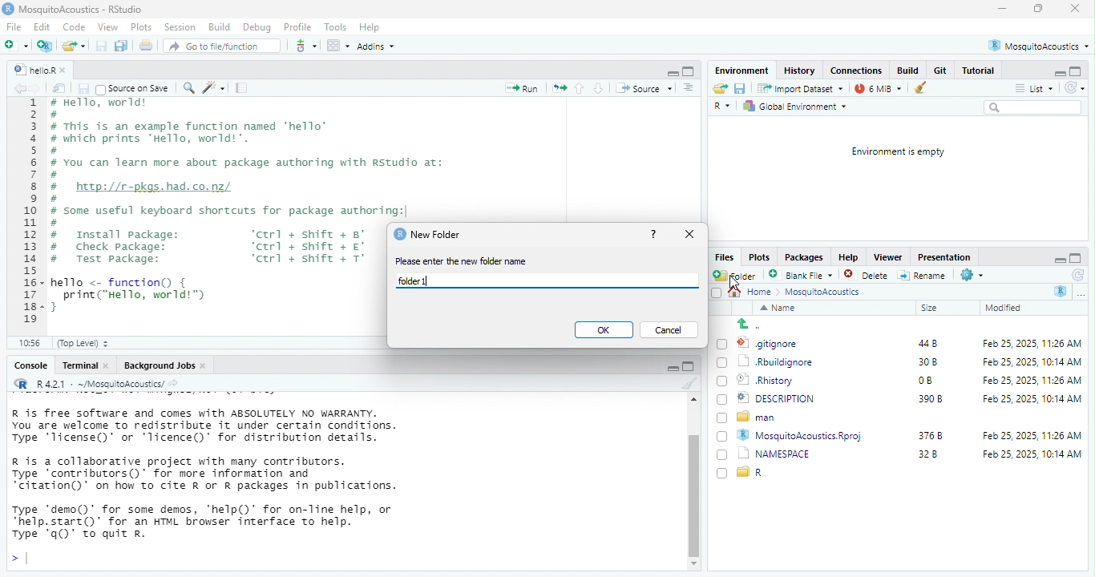 The height and width of the screenshot is (577, 1095). I want to click on home, so click(763, 293).